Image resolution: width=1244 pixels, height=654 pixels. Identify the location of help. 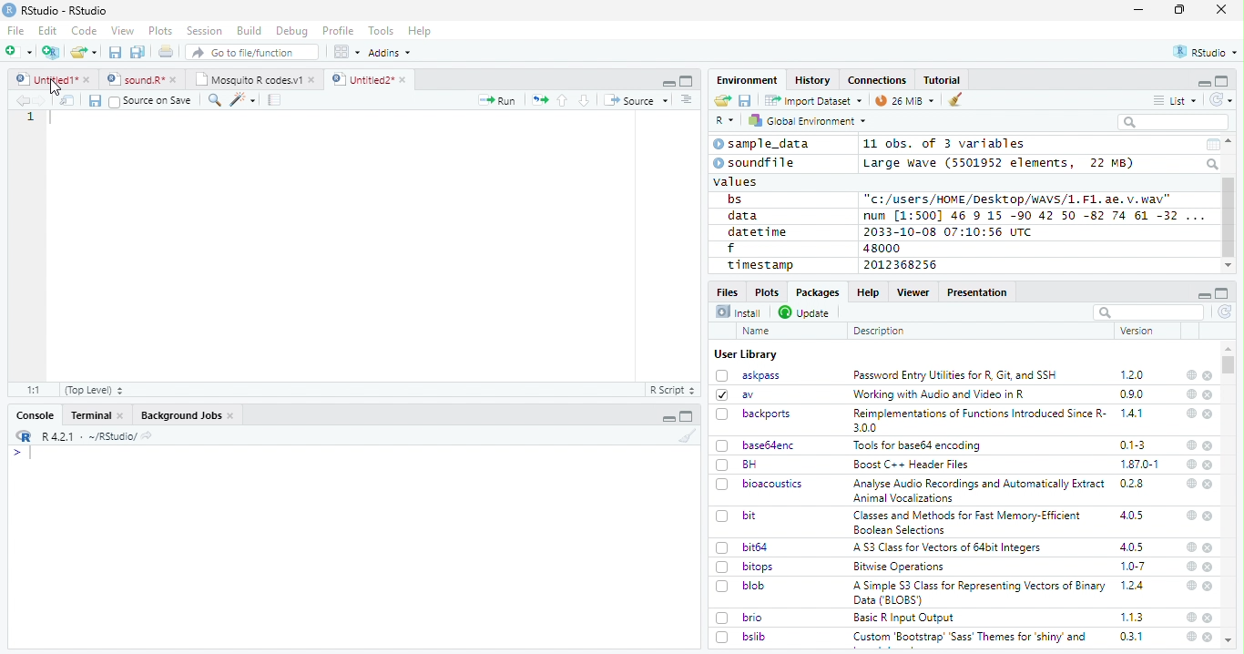
(1189, 585).